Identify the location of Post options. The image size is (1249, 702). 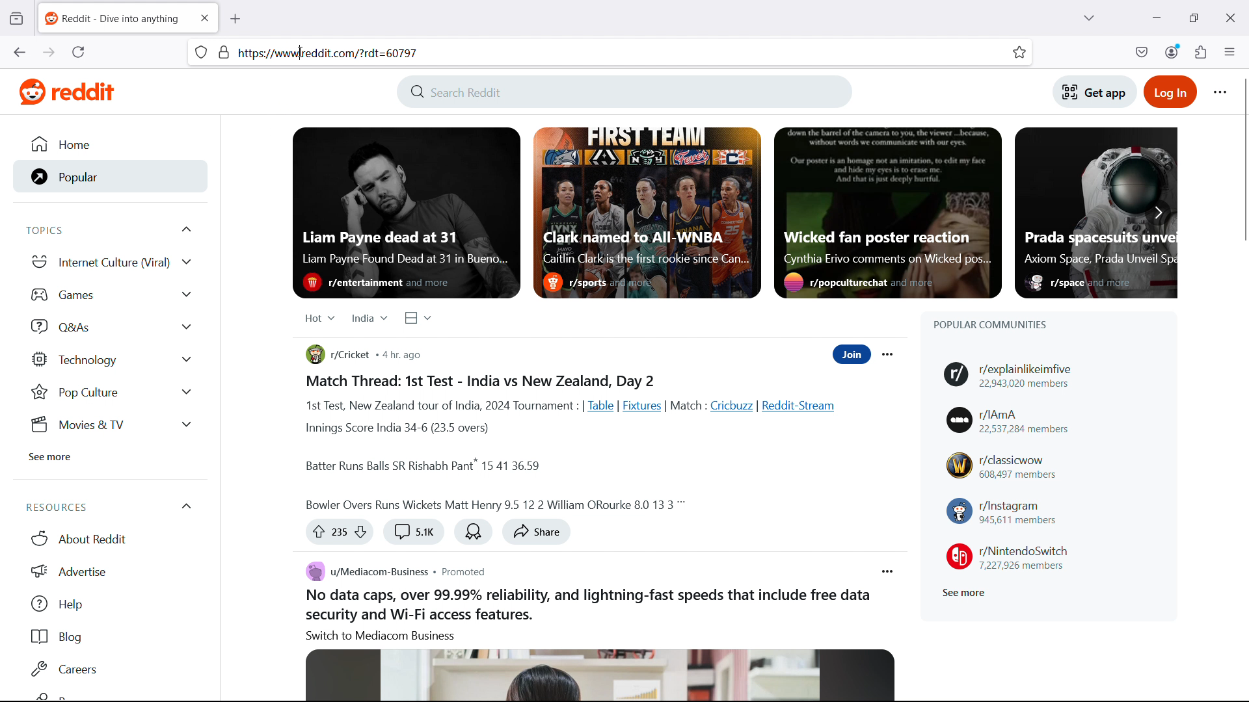
(889, 354).